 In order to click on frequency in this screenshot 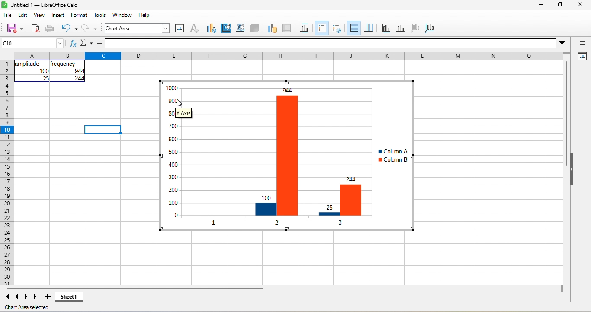, I will do `click(64, 64)`.